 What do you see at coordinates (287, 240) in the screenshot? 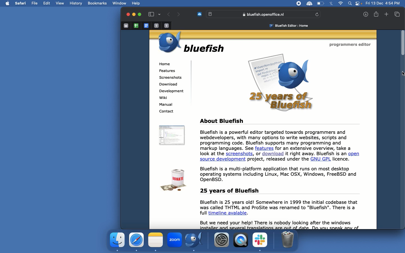
I see `Trash` at bounding box center [287, 240].